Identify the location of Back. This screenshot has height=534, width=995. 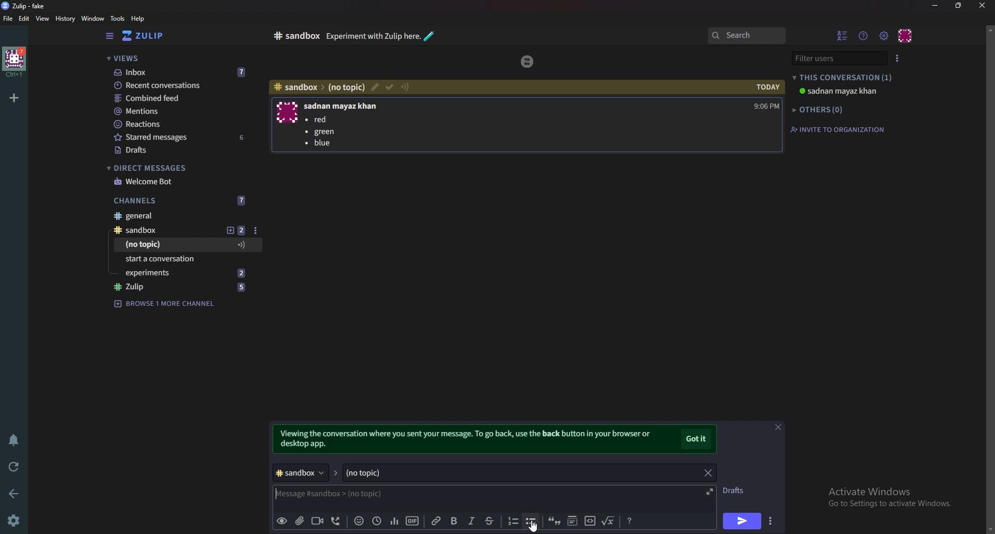
(16, 493).